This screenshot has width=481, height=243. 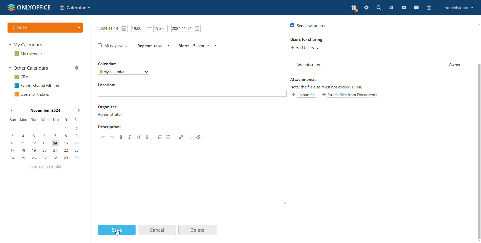 What do you see at coordinates (479, 113) in the screenshot?
I see `scrollbar` at bounding box center [479, 113].